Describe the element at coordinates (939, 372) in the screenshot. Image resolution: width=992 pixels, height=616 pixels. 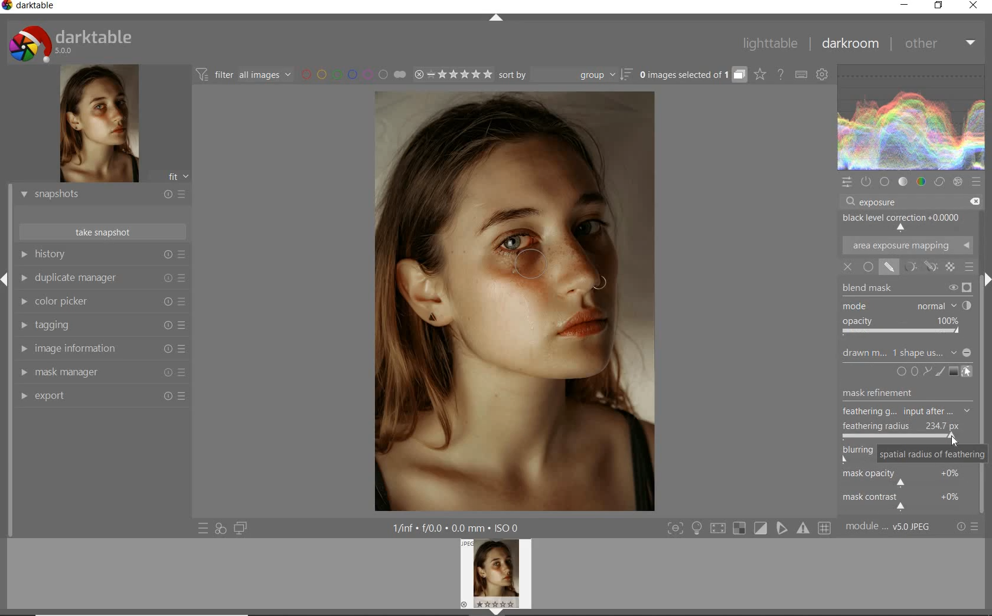
I see `ADD BRUSH` at that location.